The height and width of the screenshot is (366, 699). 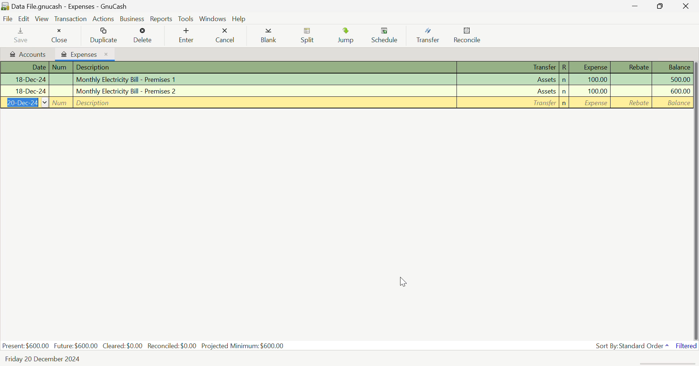 I want to click on Future, so click(x=76, y=346).